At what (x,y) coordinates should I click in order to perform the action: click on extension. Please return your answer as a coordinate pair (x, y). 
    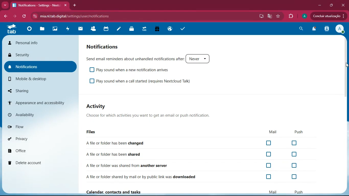
    Looking at the image, I should click on (291, 15).